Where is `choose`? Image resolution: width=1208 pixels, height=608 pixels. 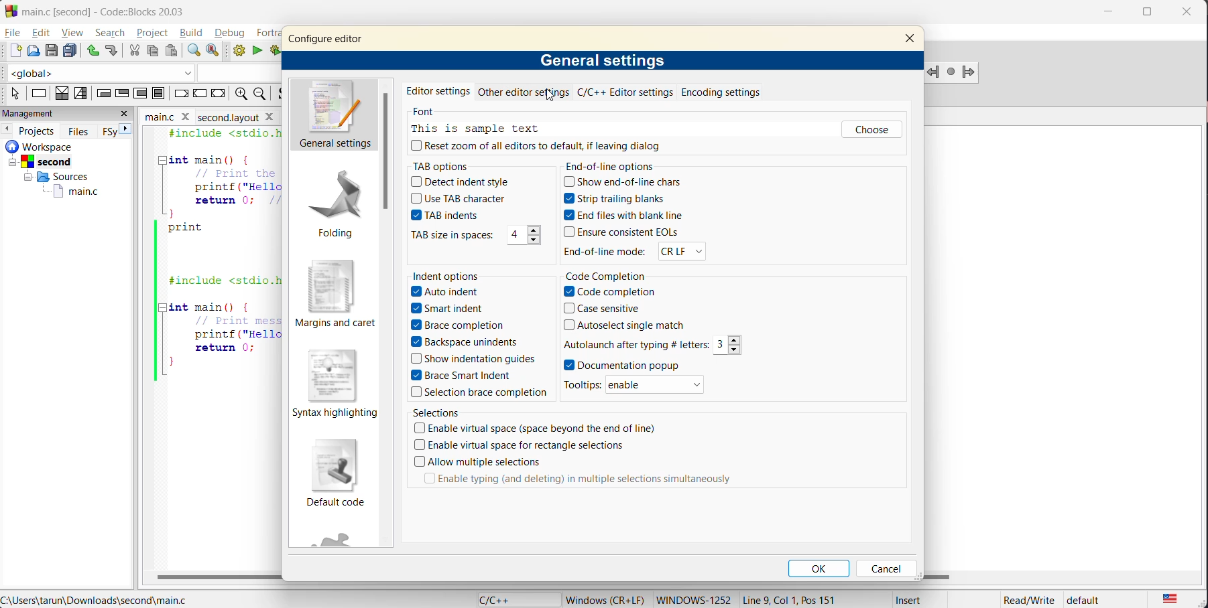
choose is located at coordinates (869, 129).